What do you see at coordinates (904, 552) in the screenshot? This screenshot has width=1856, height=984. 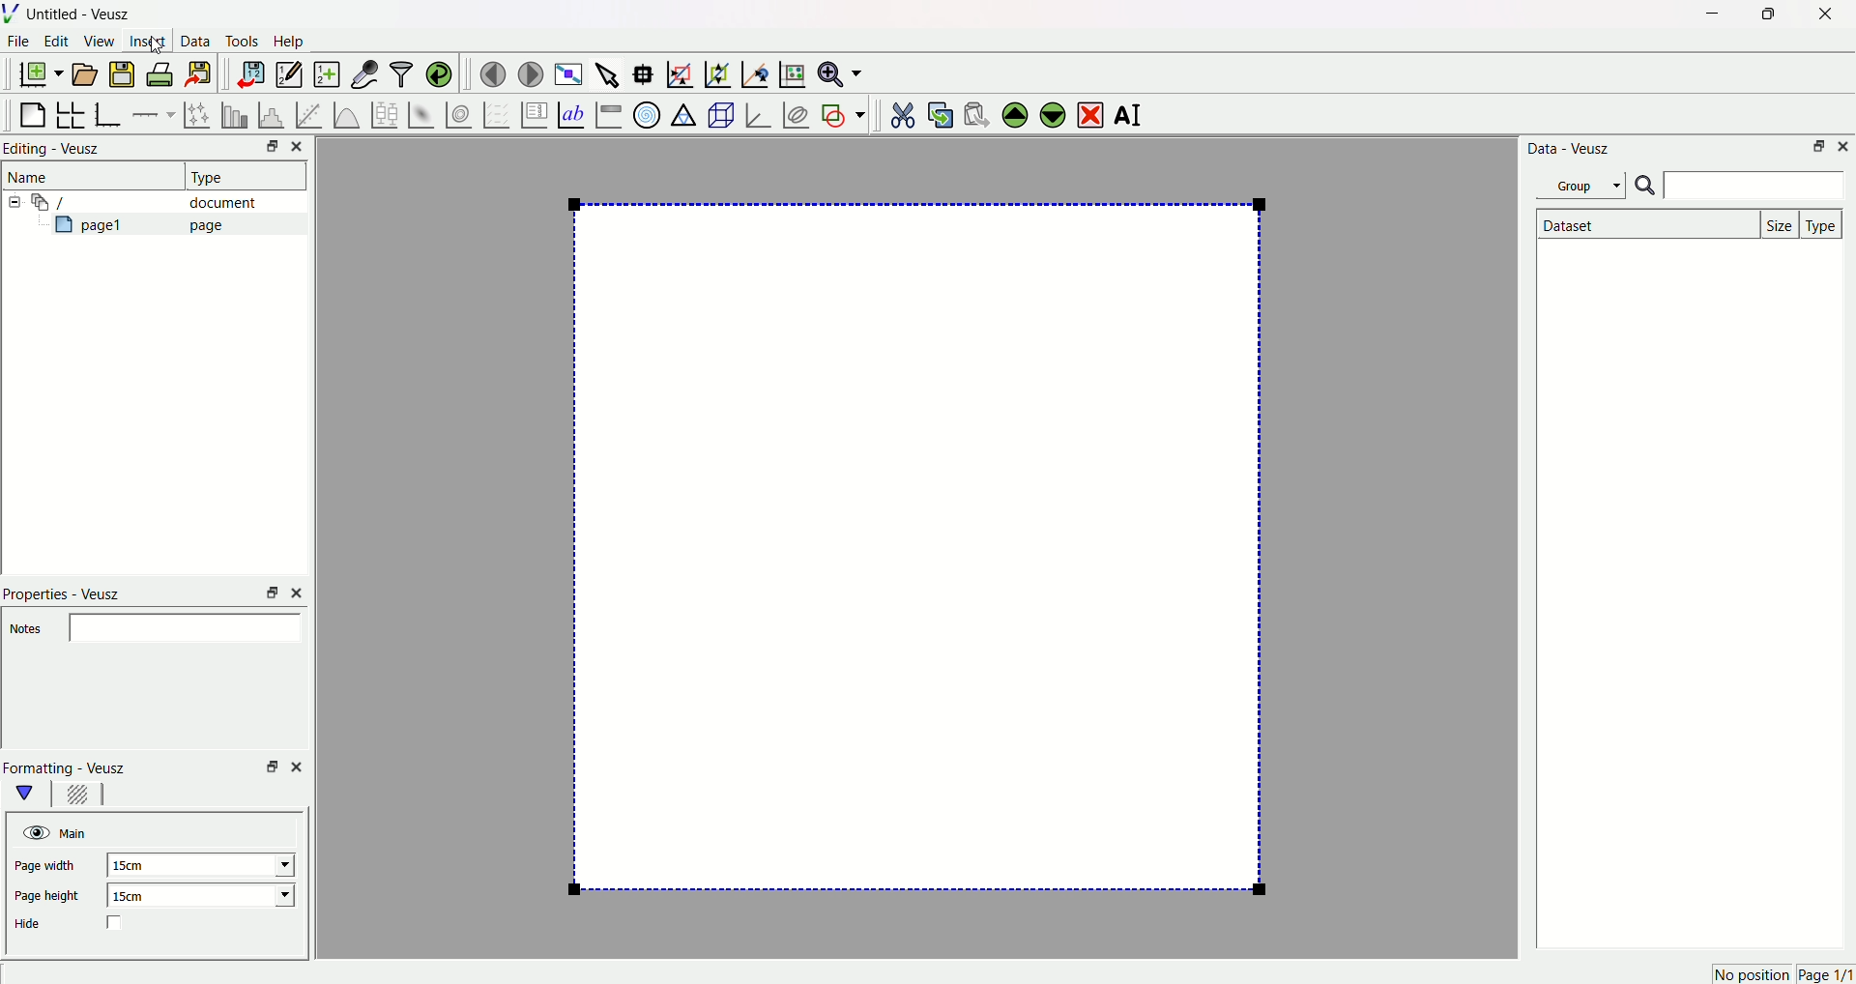 I see `page` at bounding box center [904, 552].